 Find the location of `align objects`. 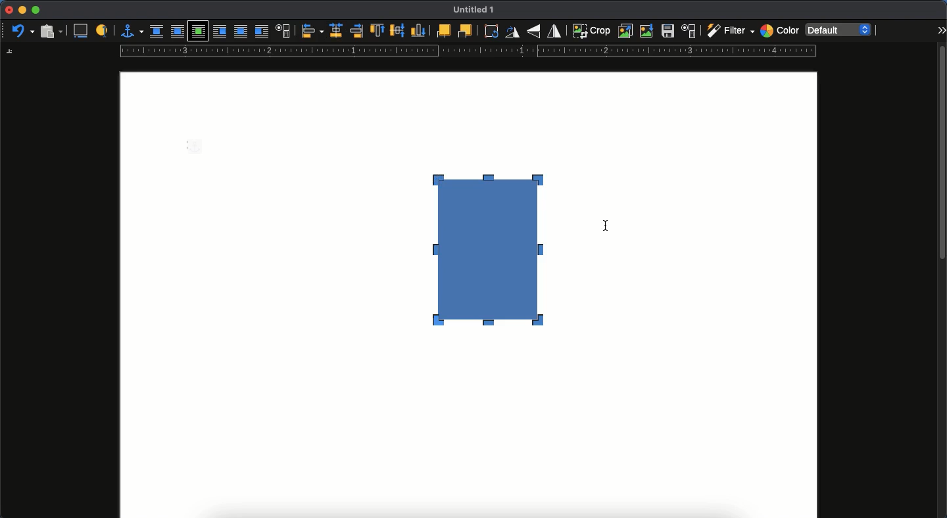

align objects is located at coordinates (312, 31).